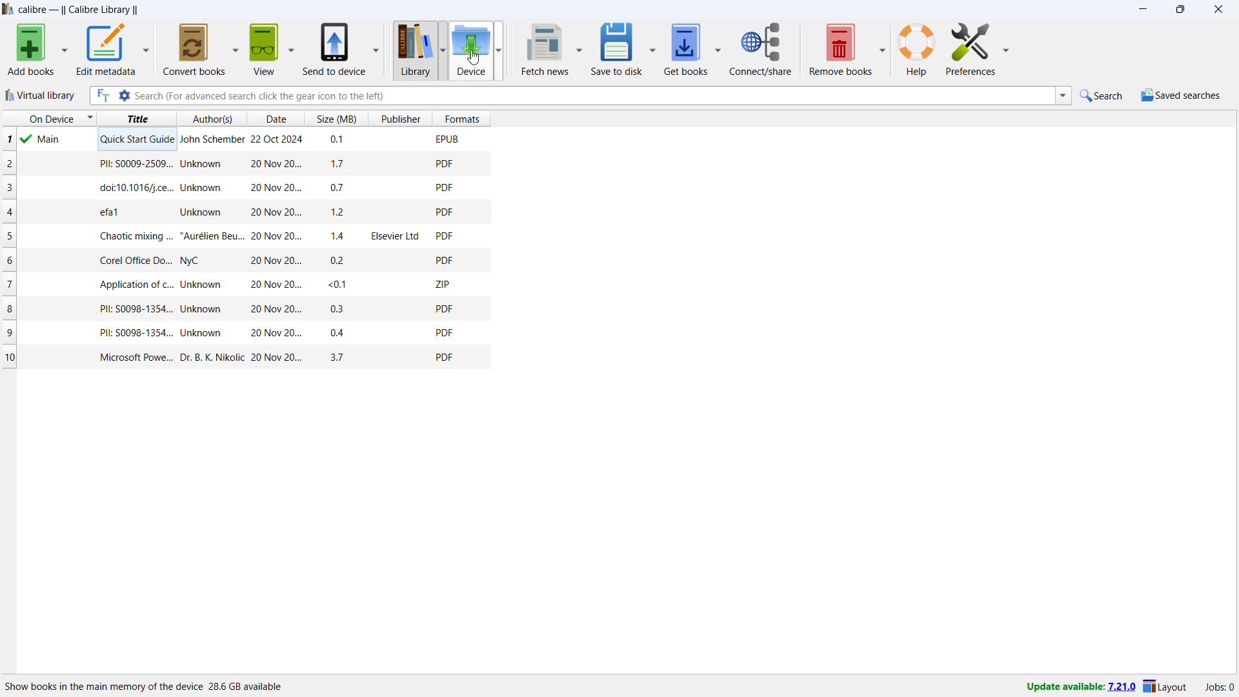 This screenshot has height=697, width=1239. Describe the element at coordinates (1005, 47) in the screenshot. I see `preferences options` at that location.